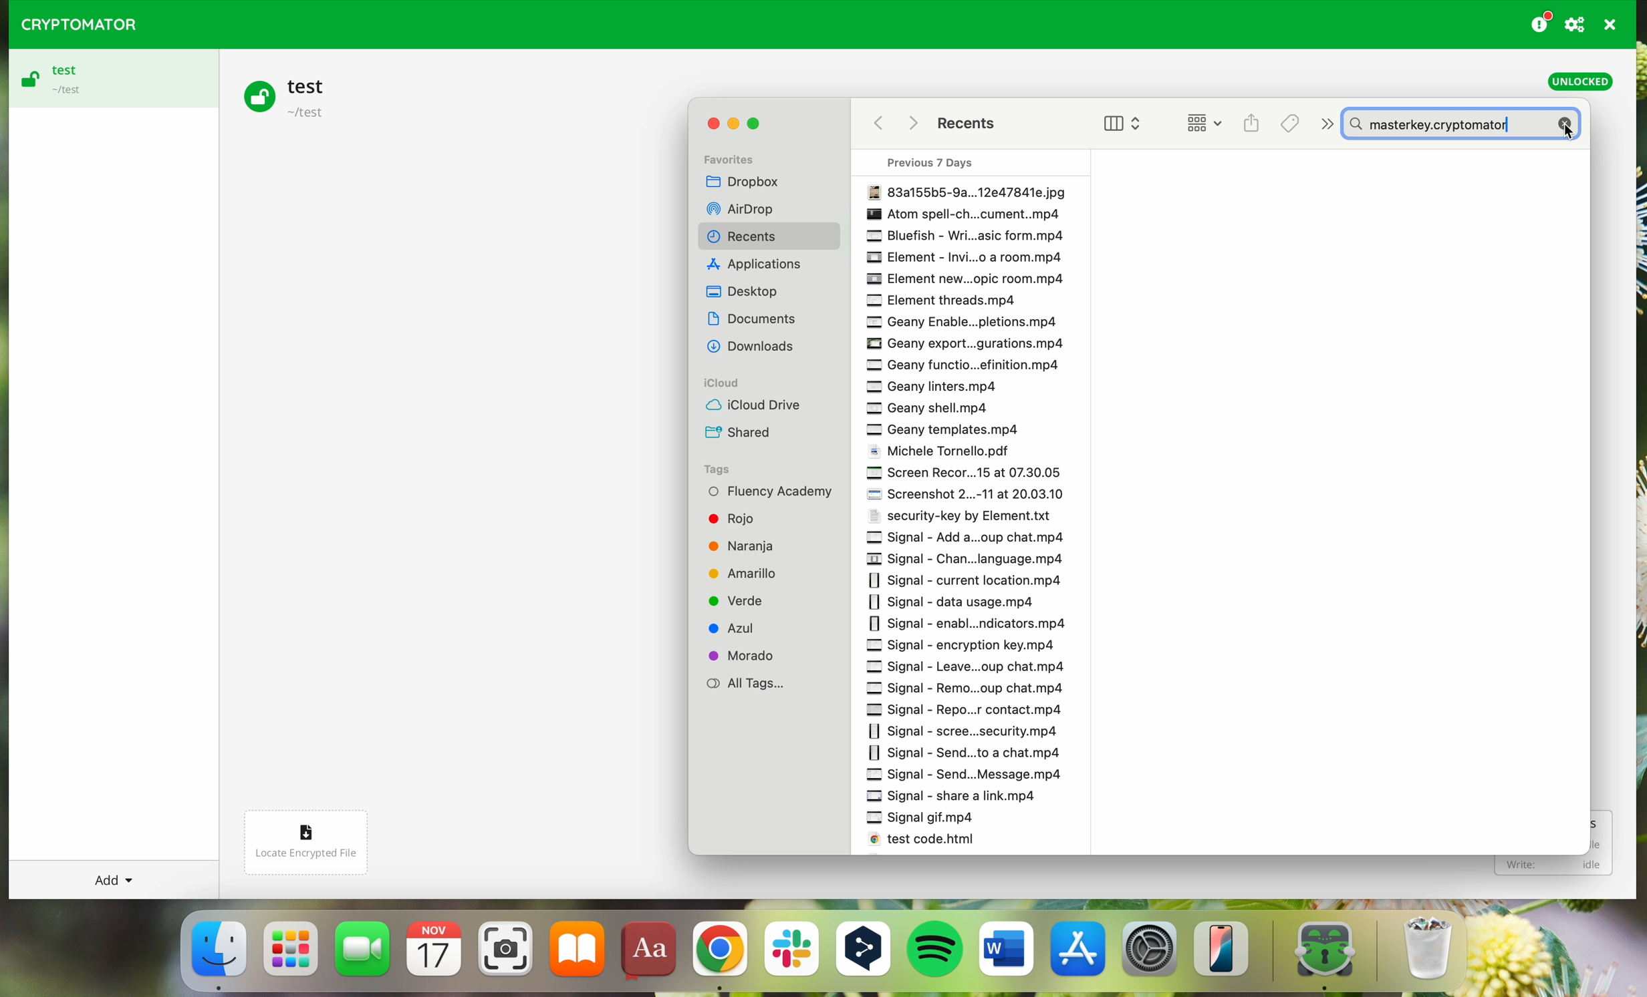  Describe the element at coordinates (1290, 122) in the screenshot. I see `Tags` at that location.